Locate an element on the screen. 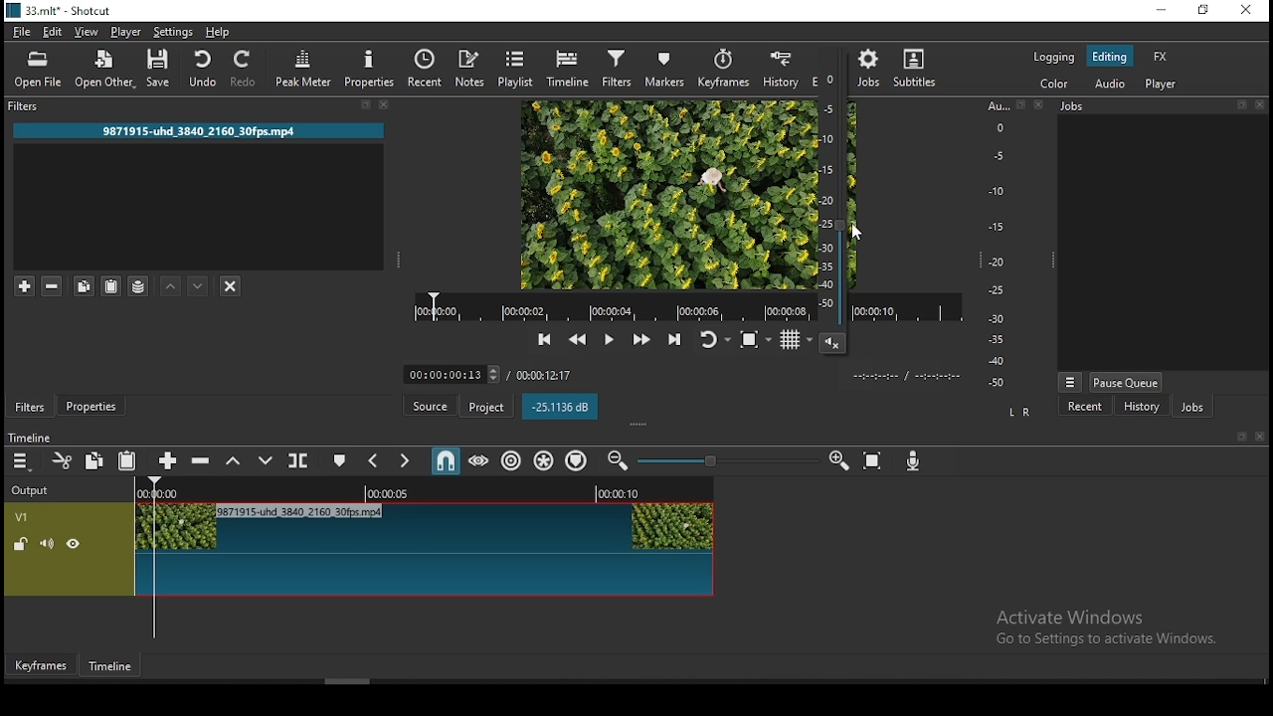 This screenshot has height=716, width=1273. copy selected filter is located at coordinates (81, 284).